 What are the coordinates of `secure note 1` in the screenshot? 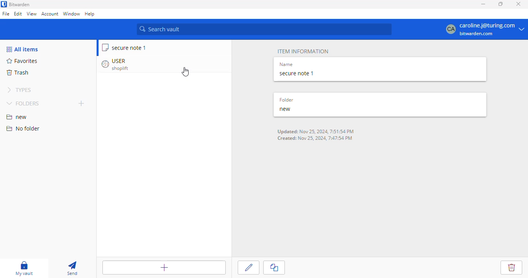 It's located at (128, 47).